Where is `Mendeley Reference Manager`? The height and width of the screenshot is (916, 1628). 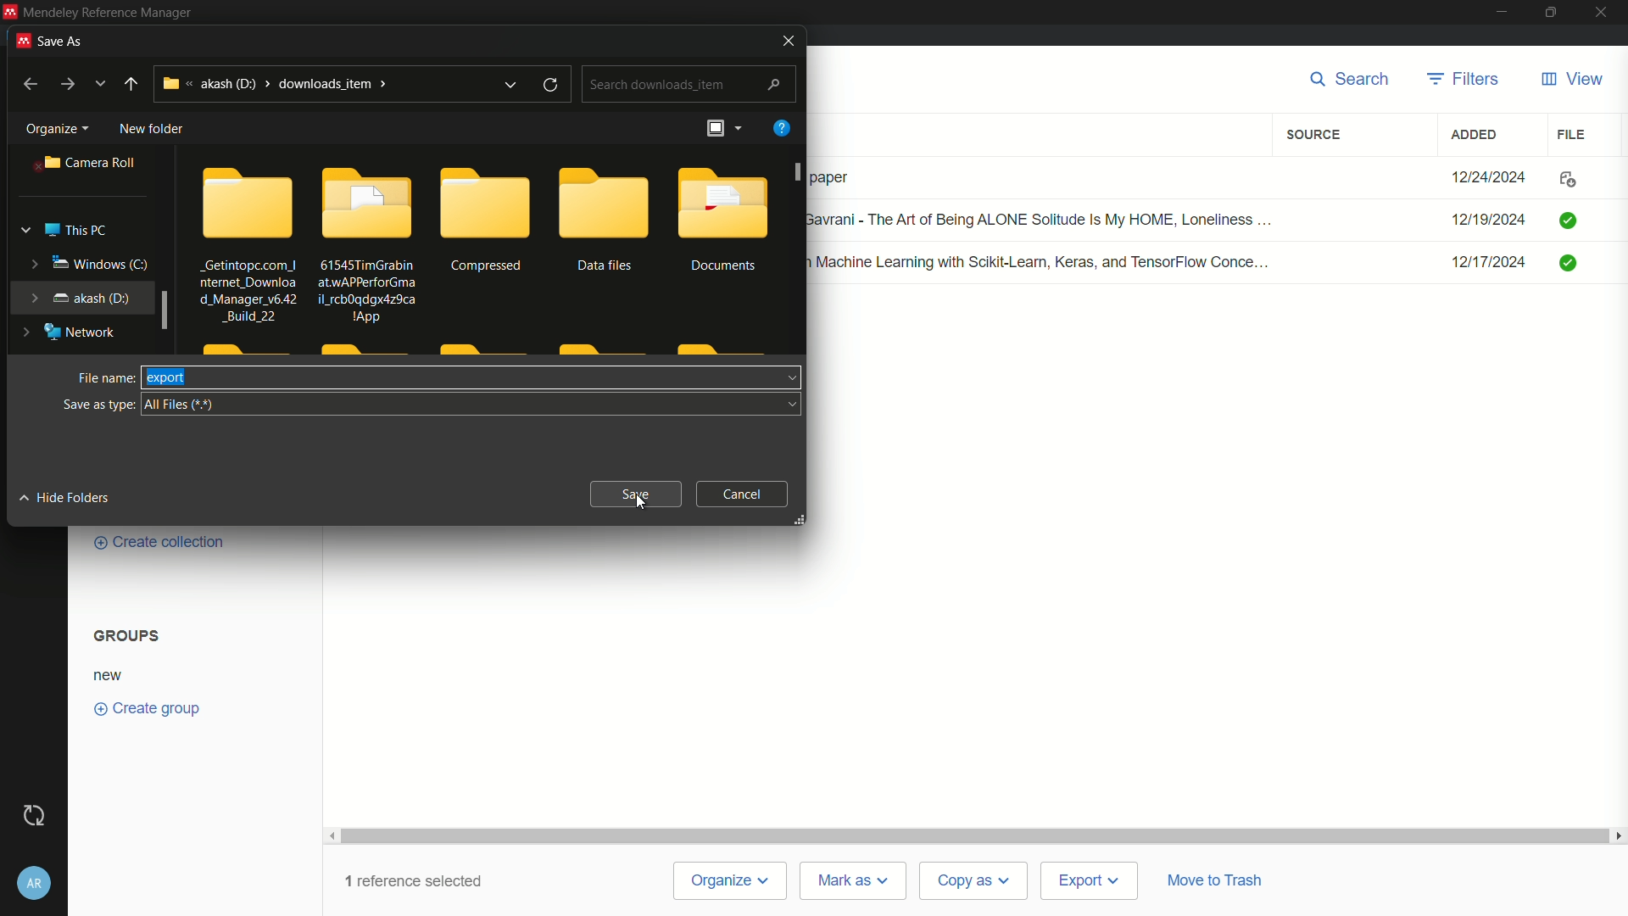
Mendeley Reference Manager is located at coordinates (114, 13).